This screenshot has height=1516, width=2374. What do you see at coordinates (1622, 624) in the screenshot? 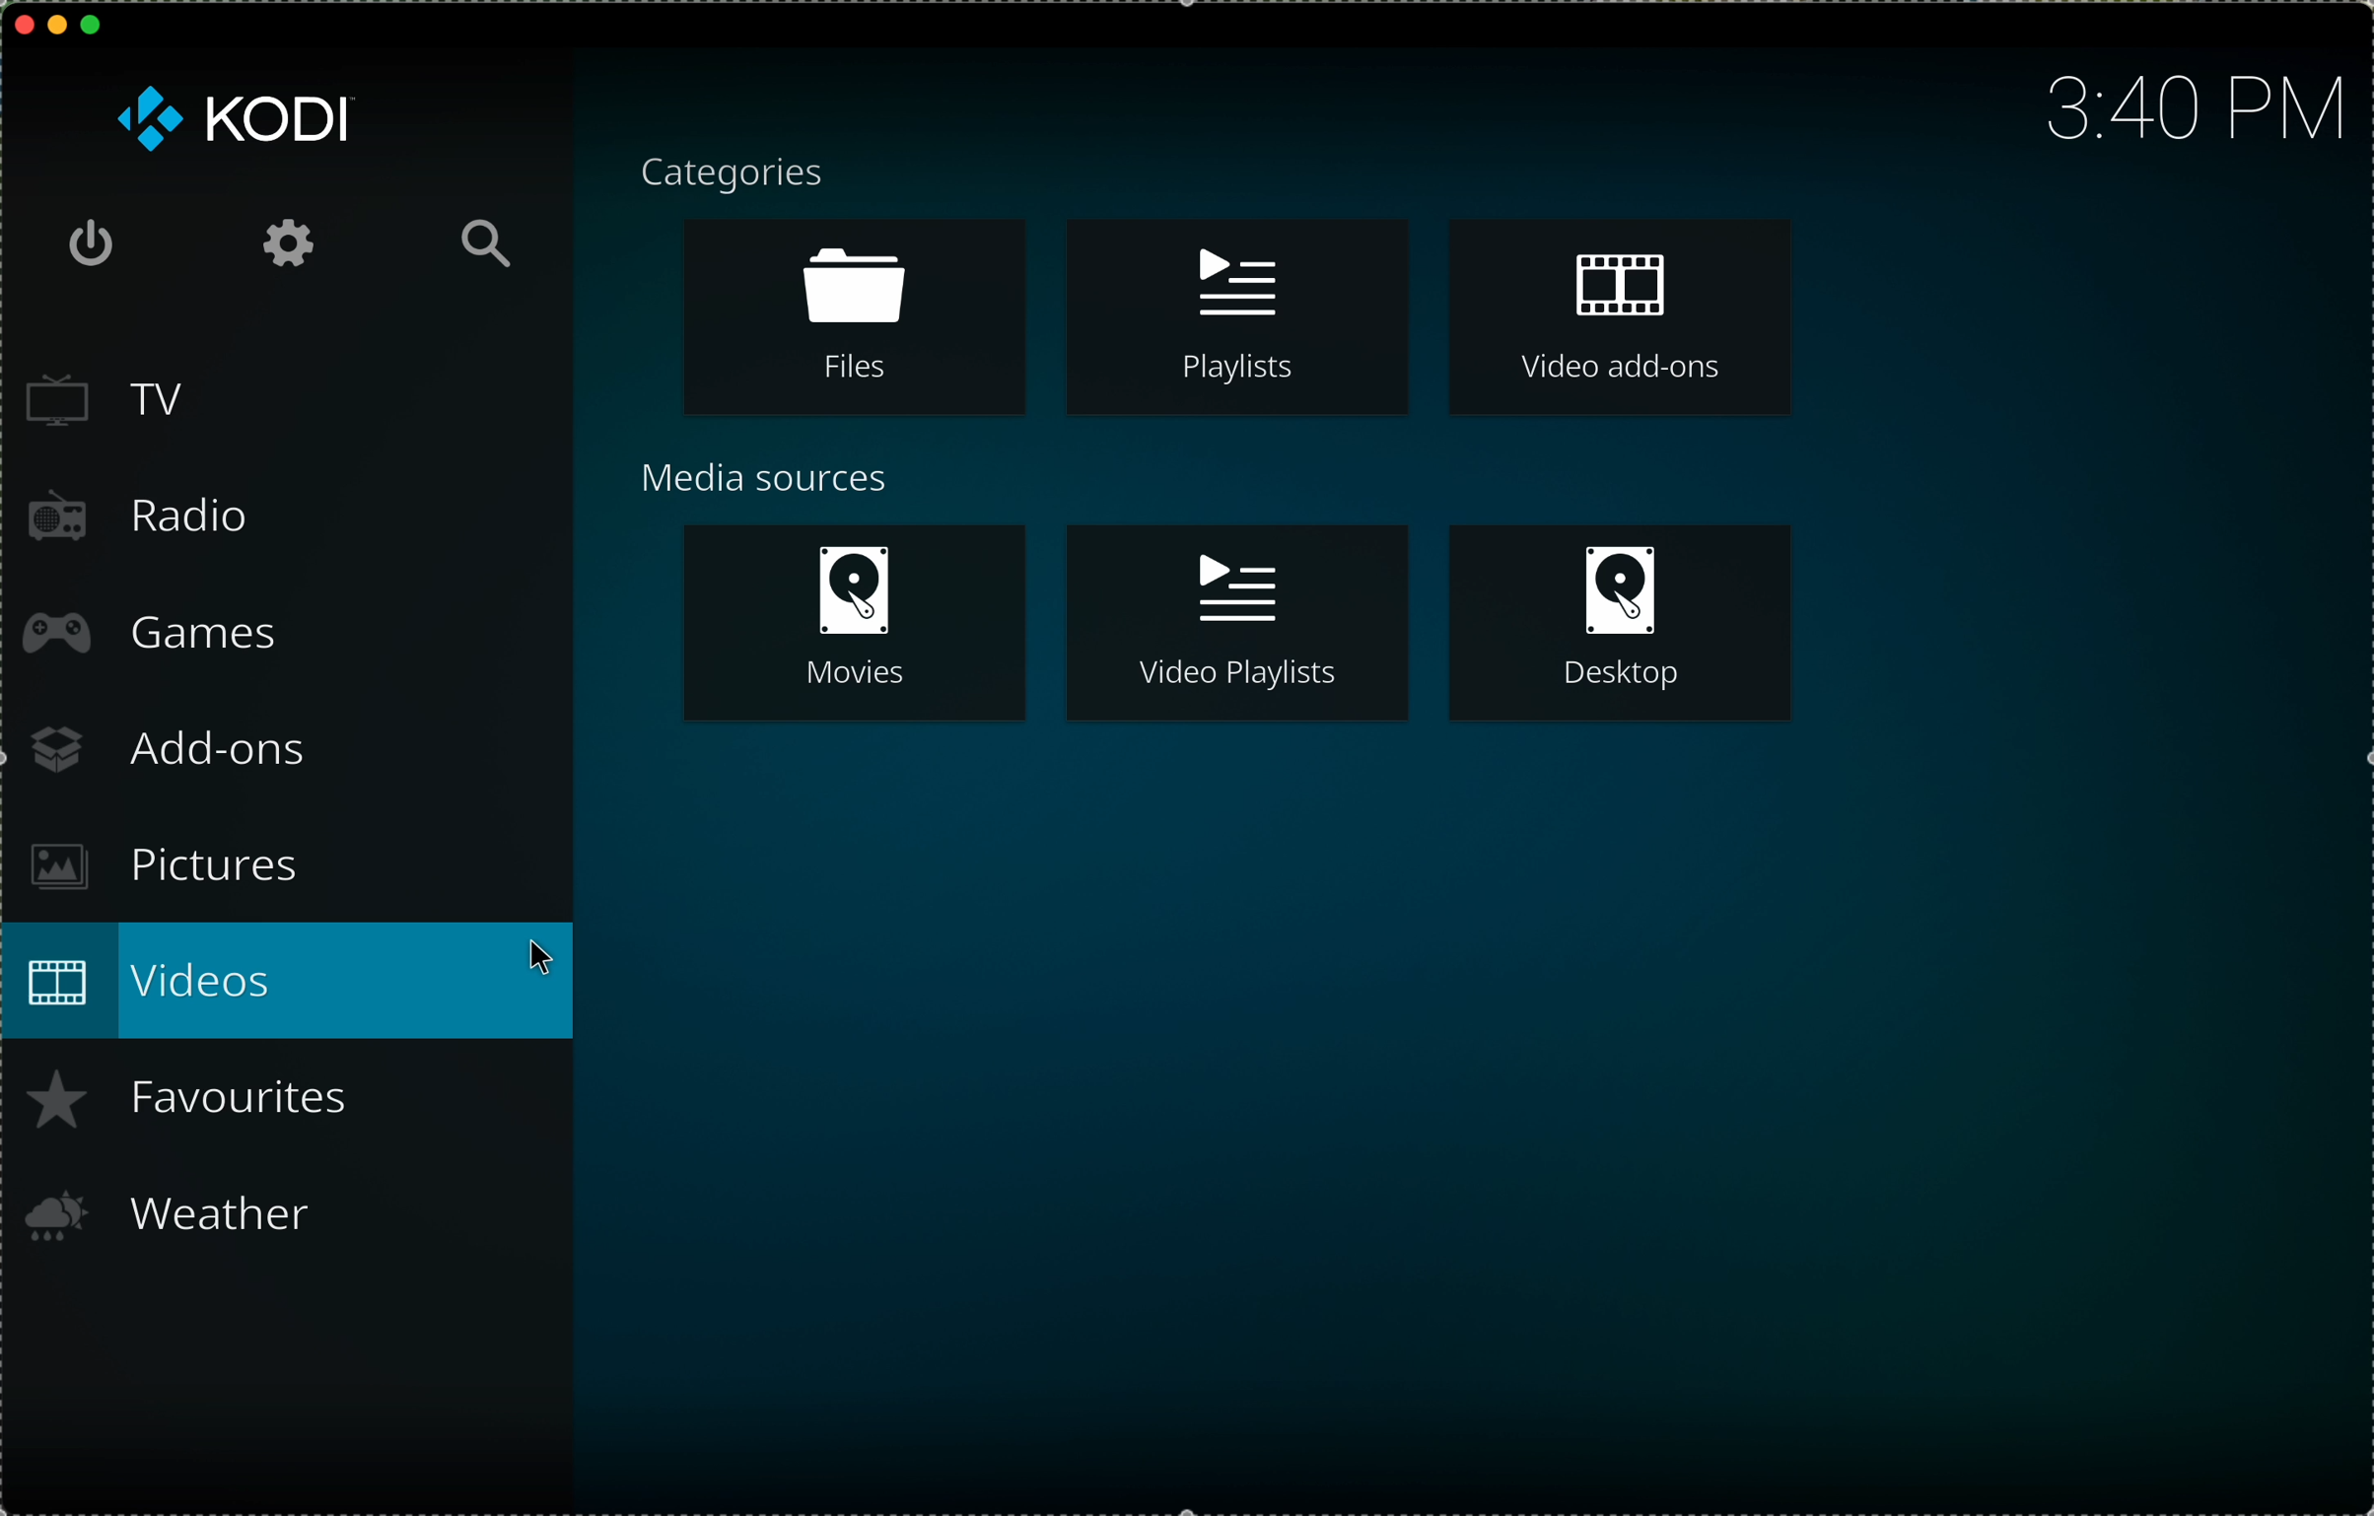
I see `desktop button` at bounding box center [1622, 624].